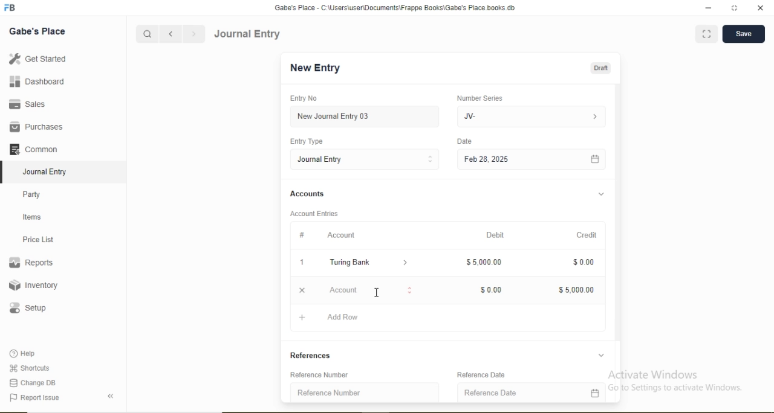 This screenshot has height=413, width=774. Describe the element at coordinates (480, 98) in the screenshot. I see `Number Series` at that location.